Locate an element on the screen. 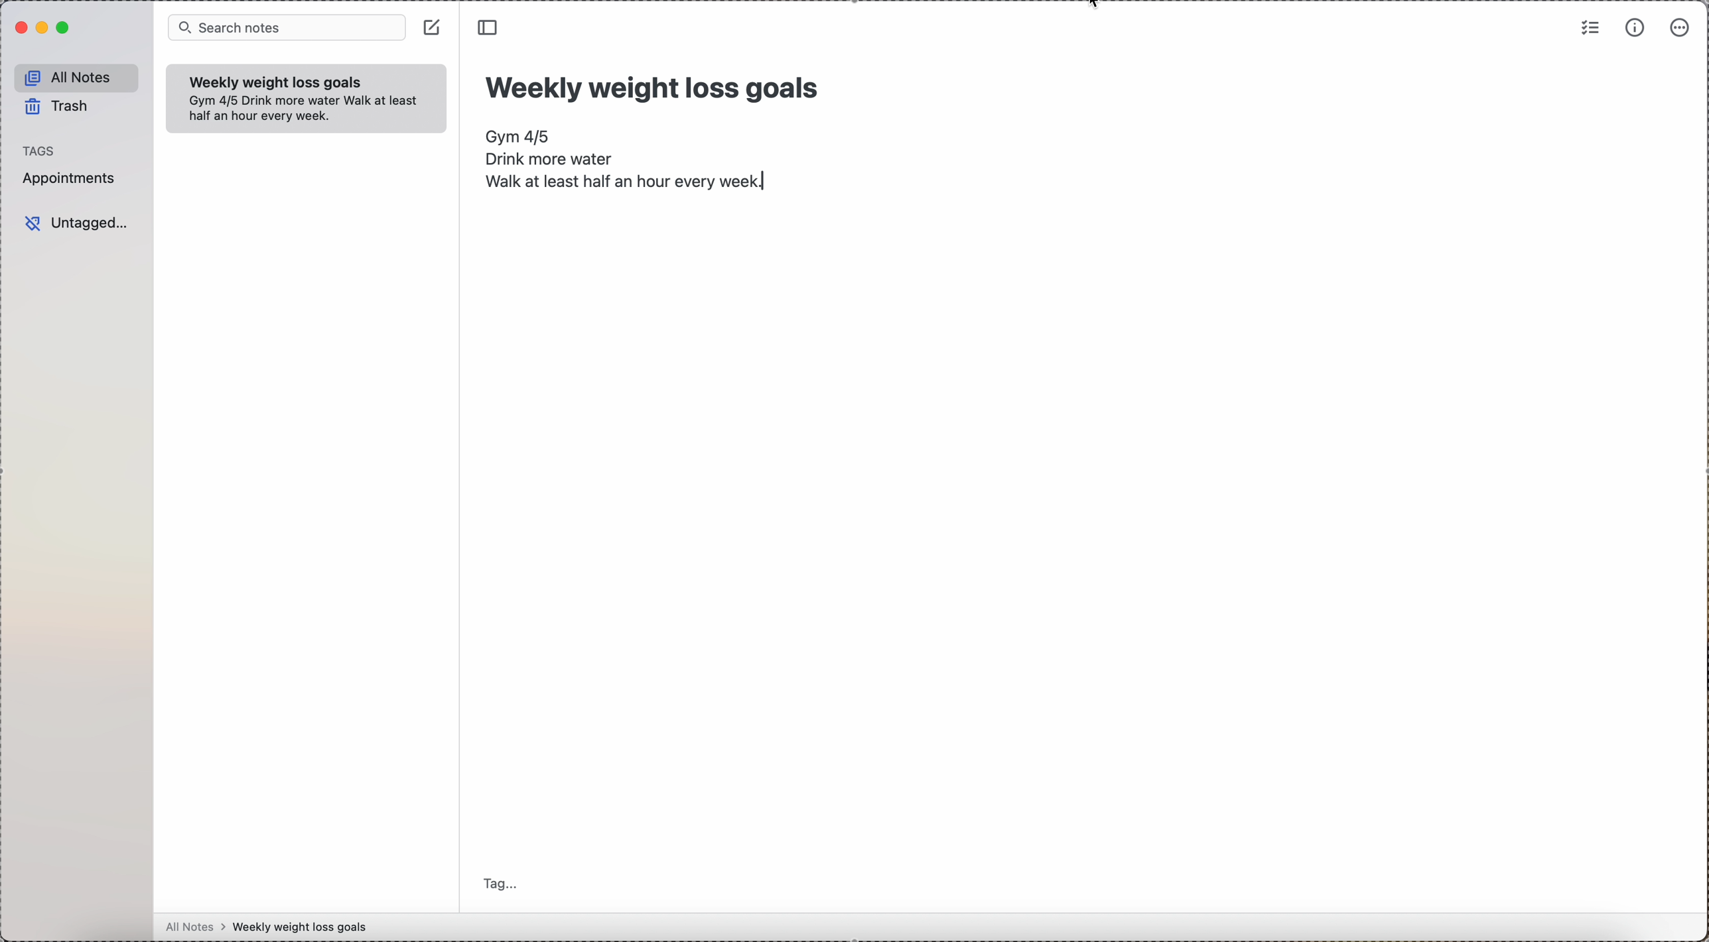  tag is located at coordinates (505, 882).